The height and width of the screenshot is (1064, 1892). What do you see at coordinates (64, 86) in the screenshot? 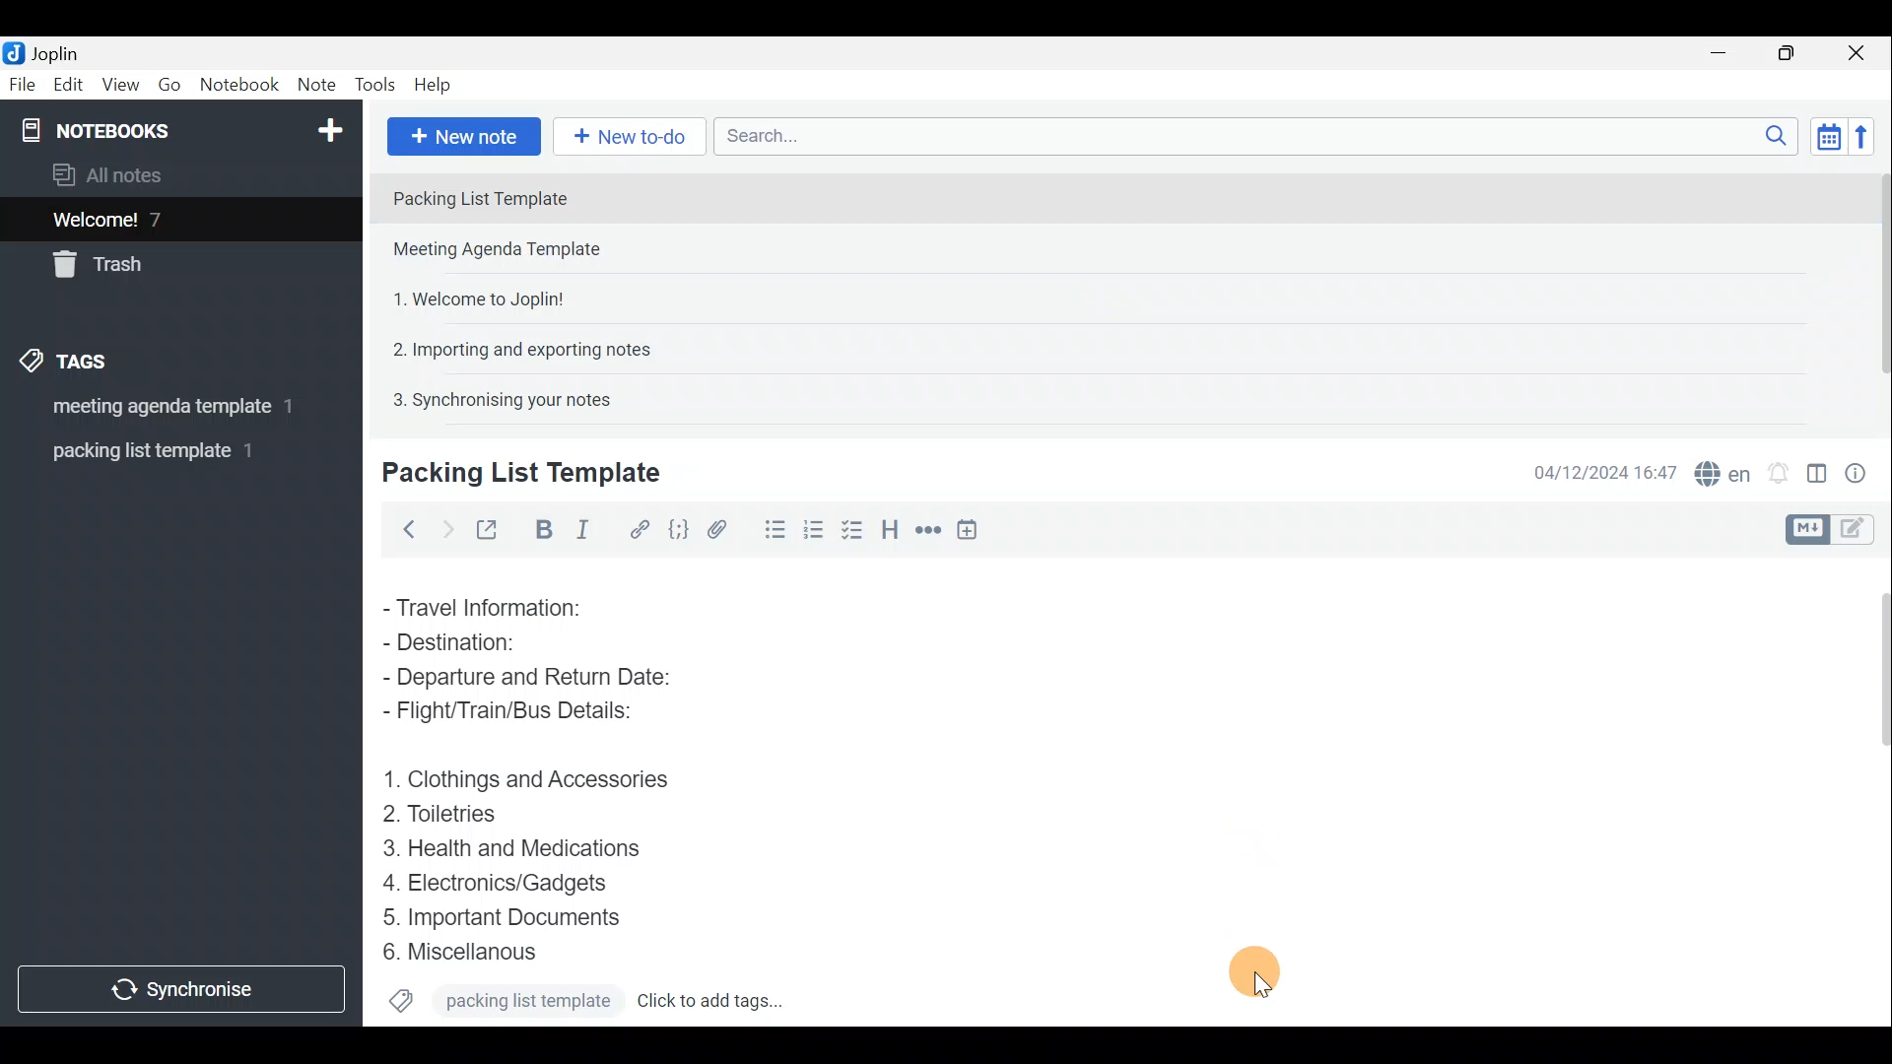
I see `Edit` at bounding box center [64, 86].